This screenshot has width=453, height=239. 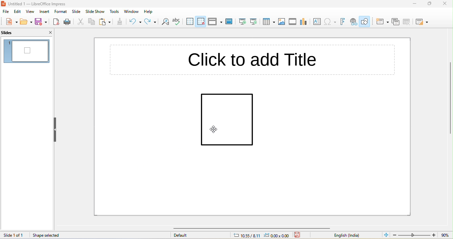 What do you see at coordinates (365, 21) in the screenshot?
I see `show draw functions` at bounding box center [365, 21].